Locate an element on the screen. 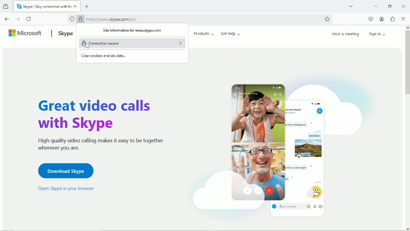 Image resolution: width=410 pixels, height=231 pixels. close tab is located at coordinates (76, 6).